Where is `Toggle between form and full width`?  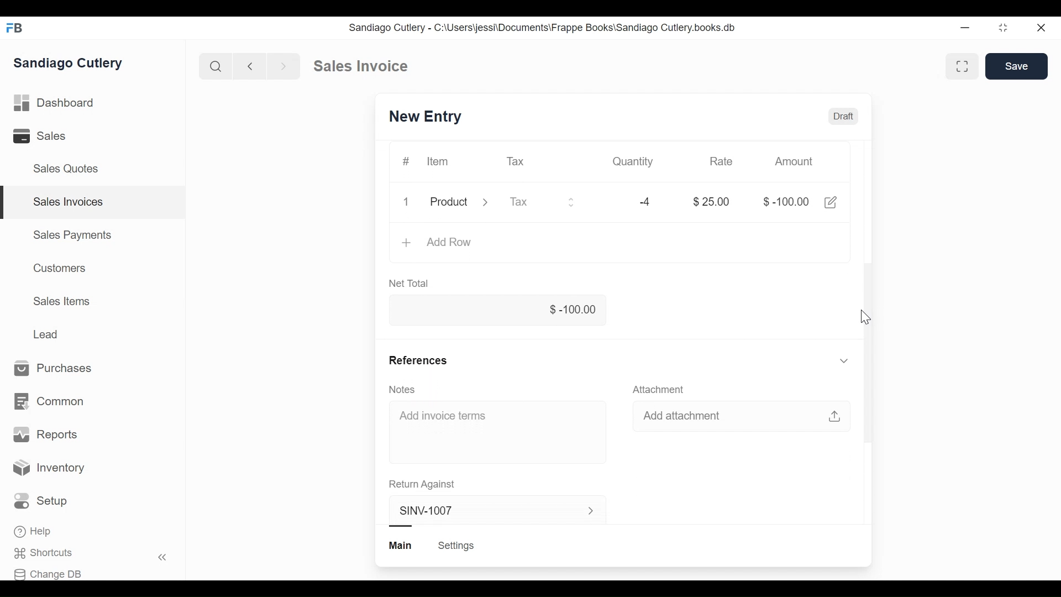 Toggle between form and full width is located at coordinates (1004, 28).